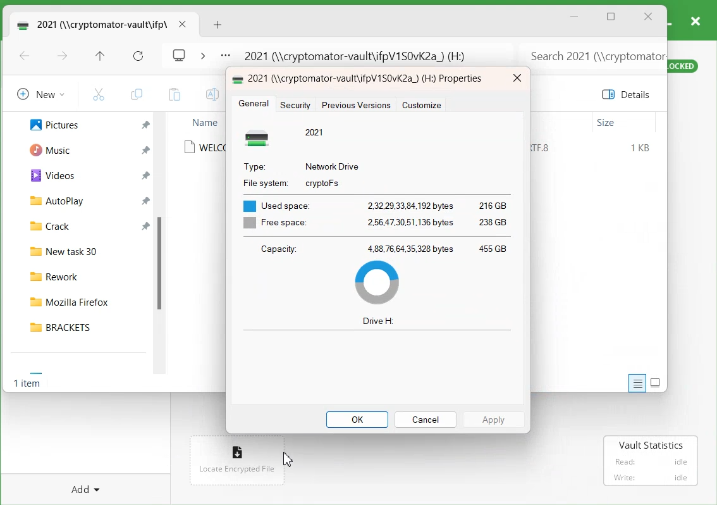  Describe the element at coordinates (254, 104) in the screenshot. I see `General` at that location.